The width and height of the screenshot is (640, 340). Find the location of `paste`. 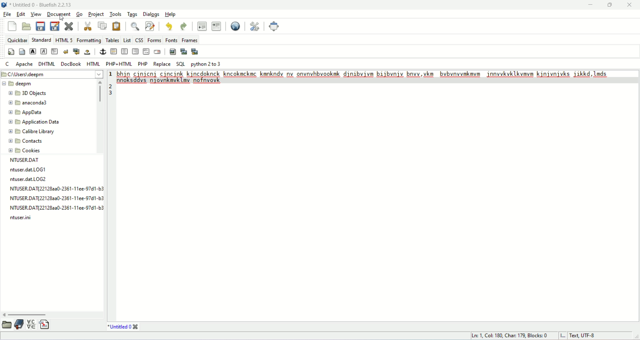

paste is located at coordinates (117, 27).